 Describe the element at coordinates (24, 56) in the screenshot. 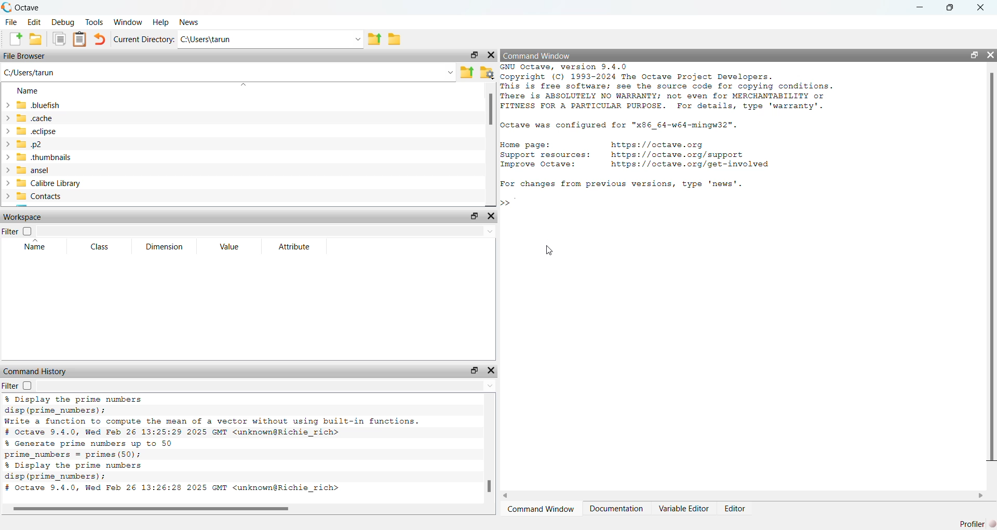

I see `File Browser` at that location.